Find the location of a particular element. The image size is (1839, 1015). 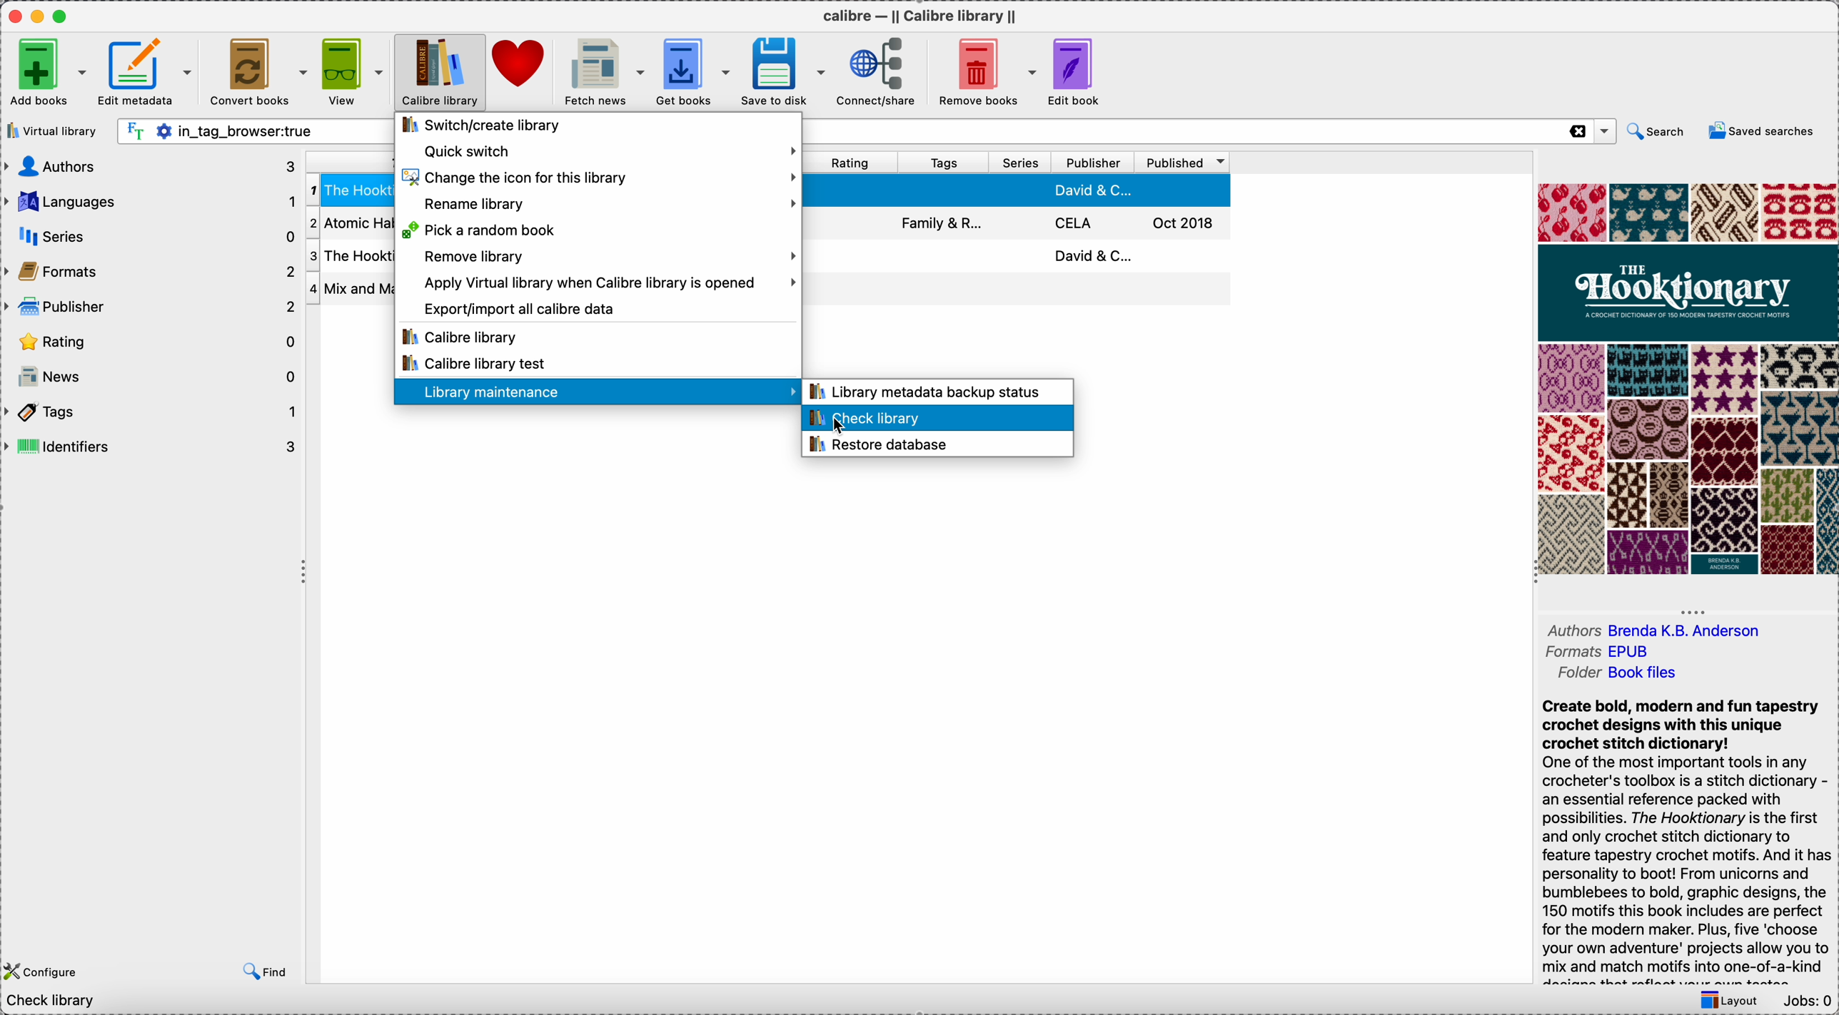

save to disk is located at coordinates (785, 72).